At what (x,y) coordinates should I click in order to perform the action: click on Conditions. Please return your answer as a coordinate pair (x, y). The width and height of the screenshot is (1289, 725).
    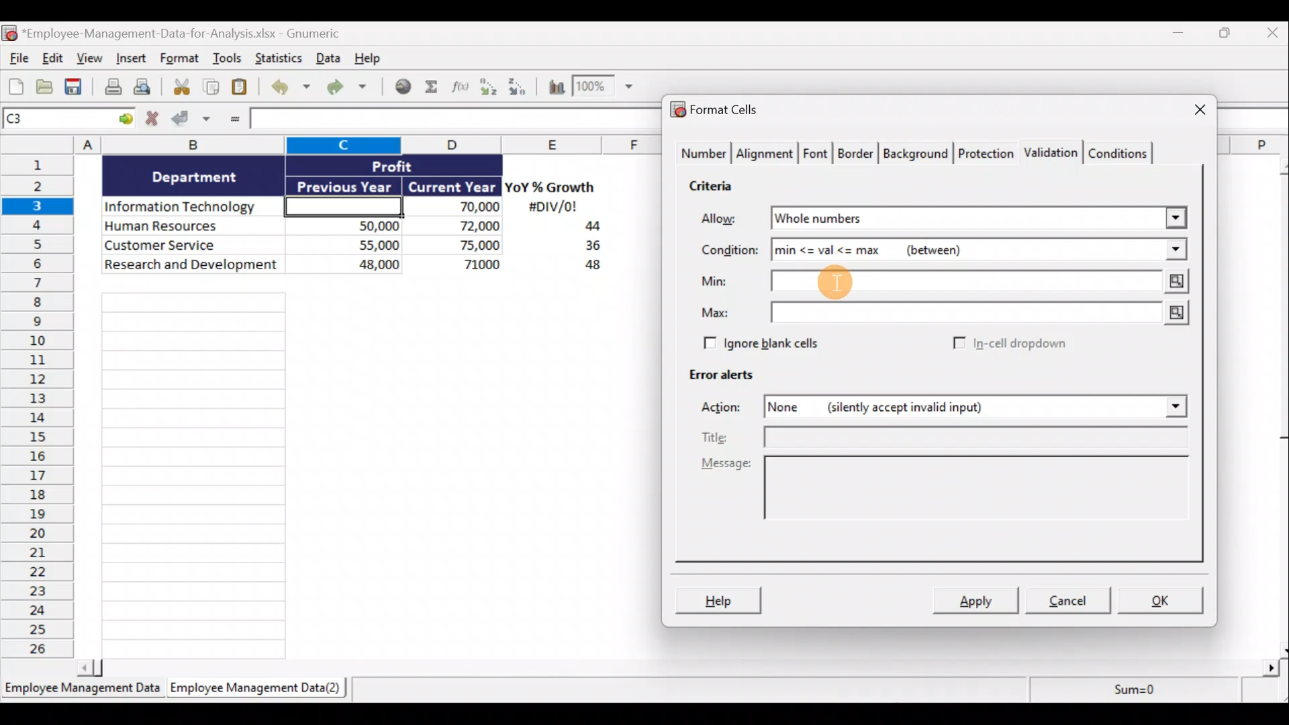
    Looking at the image, I should click on (1123, 152).